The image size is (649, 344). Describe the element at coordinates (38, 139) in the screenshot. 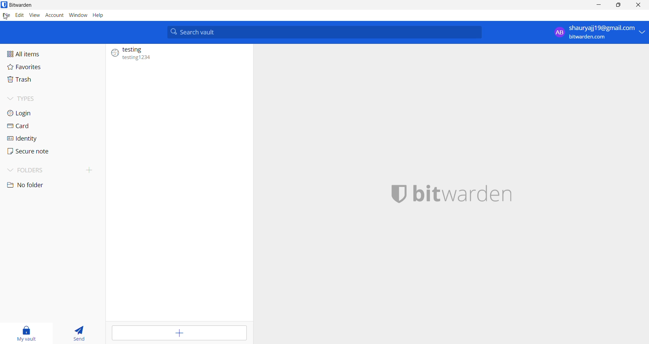

I see `identity` at that location.